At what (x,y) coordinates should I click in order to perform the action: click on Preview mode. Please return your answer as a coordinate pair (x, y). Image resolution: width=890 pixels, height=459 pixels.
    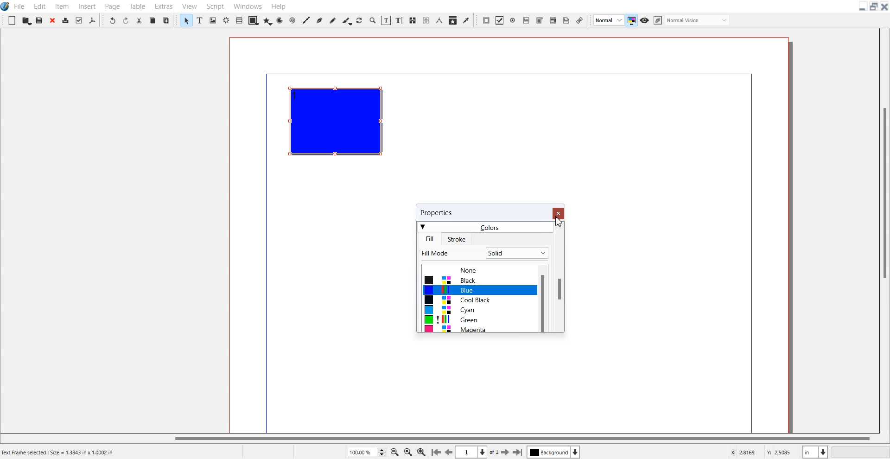
    Looking at the image, I should click on (645, 20).